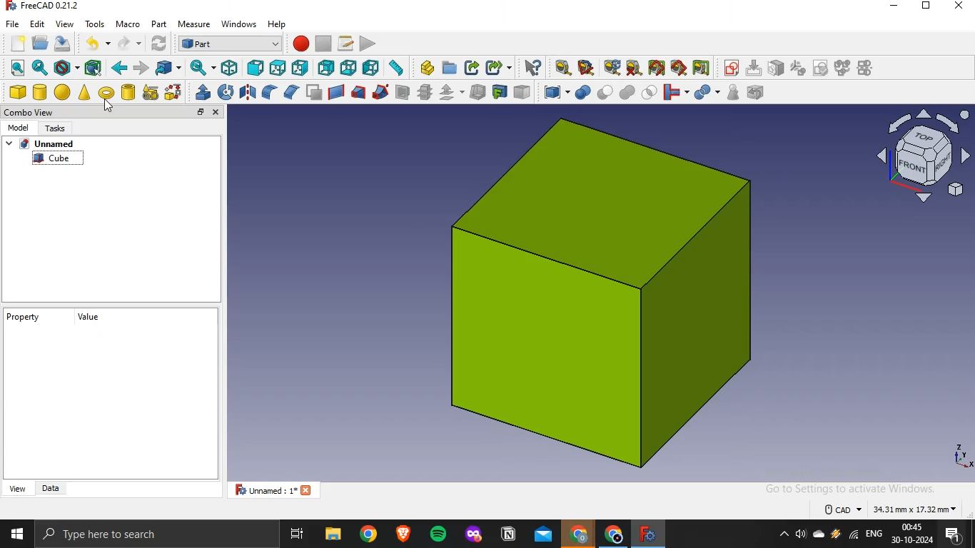 This screenshot has height=548, width=975. Describe the element at coordinates (324, 44) in the screenshot. I see `stop recording` at that location.